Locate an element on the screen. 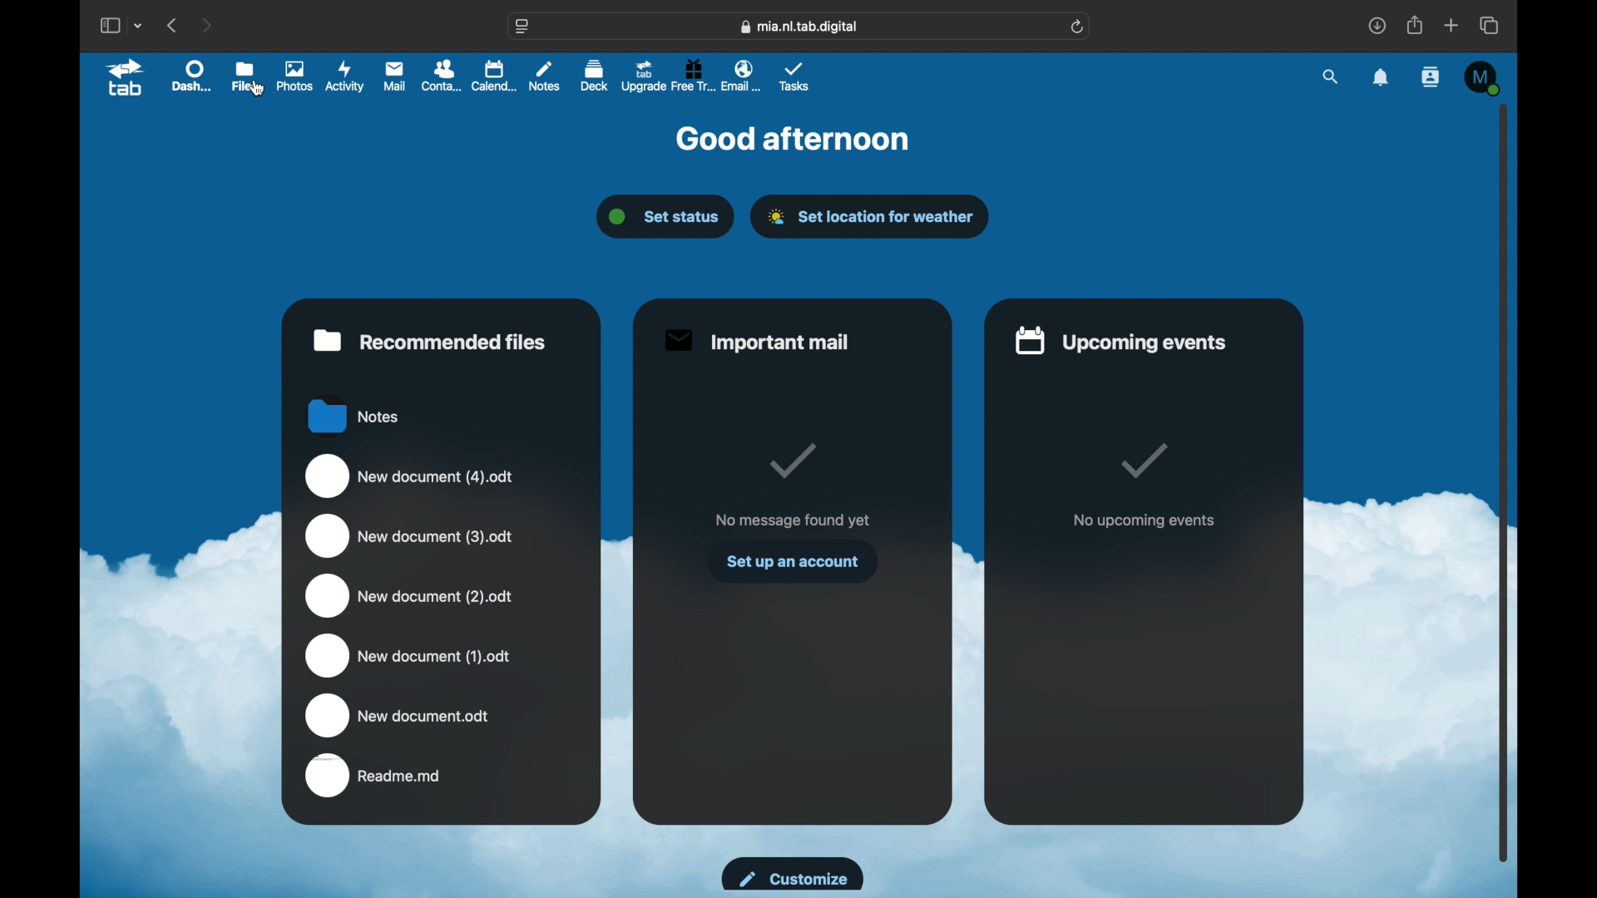 The width and height of the screenshot is (1597, 898). good afternoon is located at coordinates (792, 138).